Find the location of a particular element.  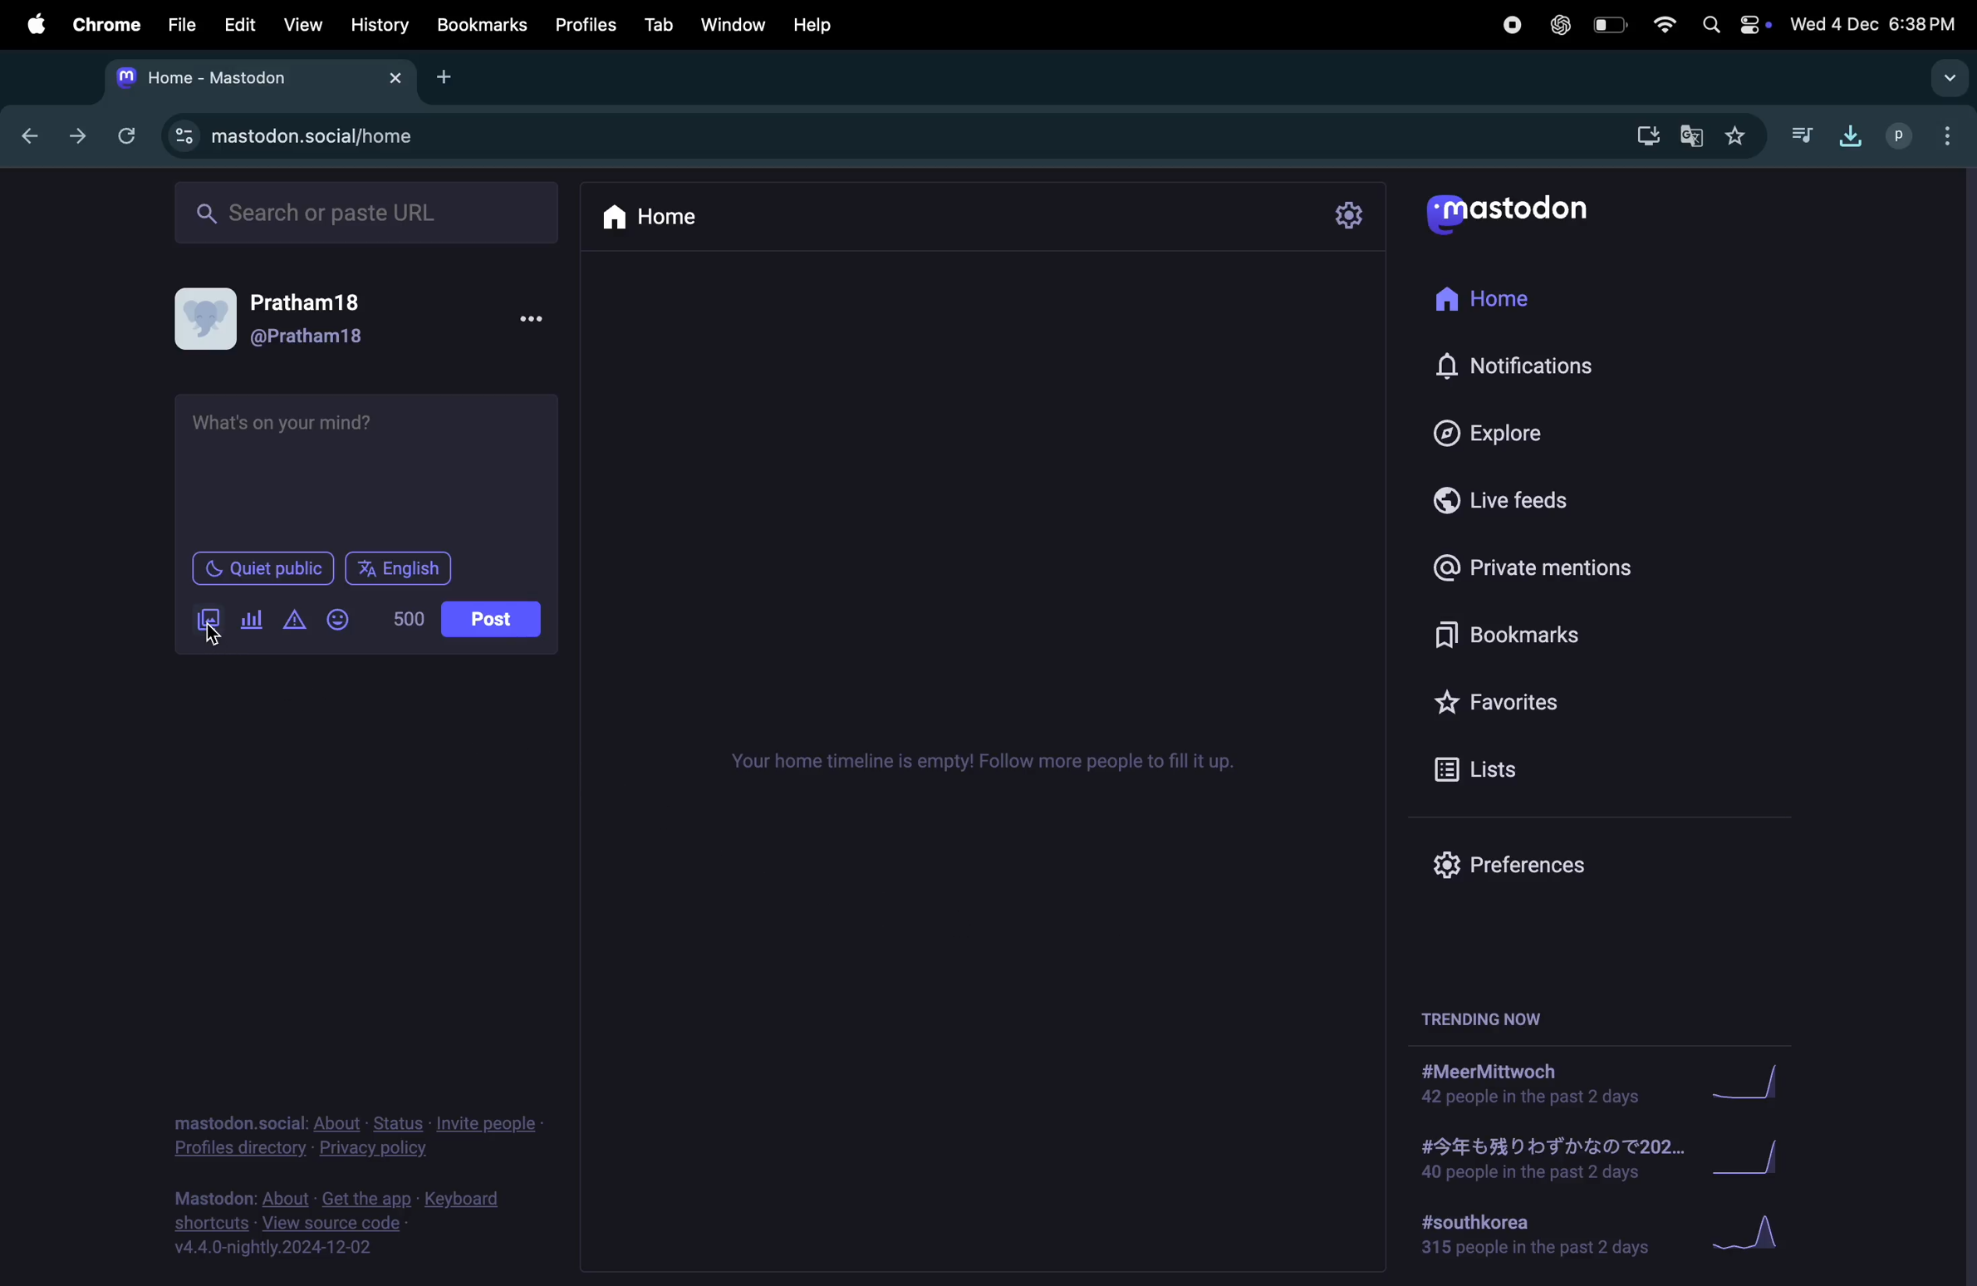

wifi is located at coordinates (1665, 24).